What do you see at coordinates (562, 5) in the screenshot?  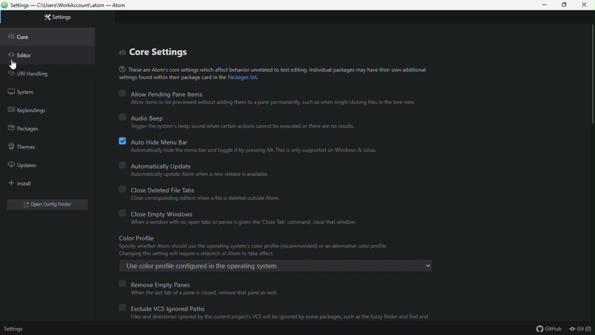 I see `Restore` at bounding box center [562, 5].